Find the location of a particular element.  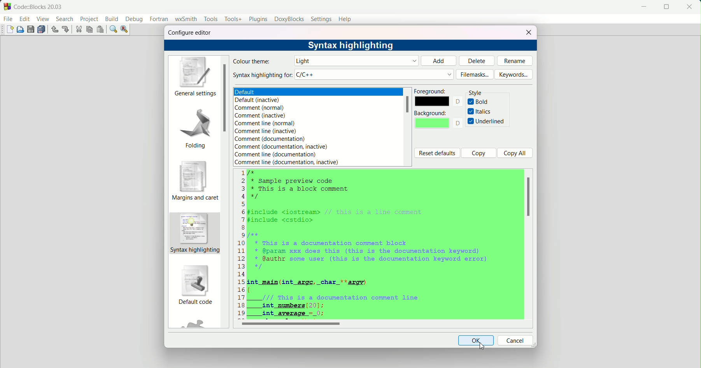

margins and caret is located at coordinates (195, 181).